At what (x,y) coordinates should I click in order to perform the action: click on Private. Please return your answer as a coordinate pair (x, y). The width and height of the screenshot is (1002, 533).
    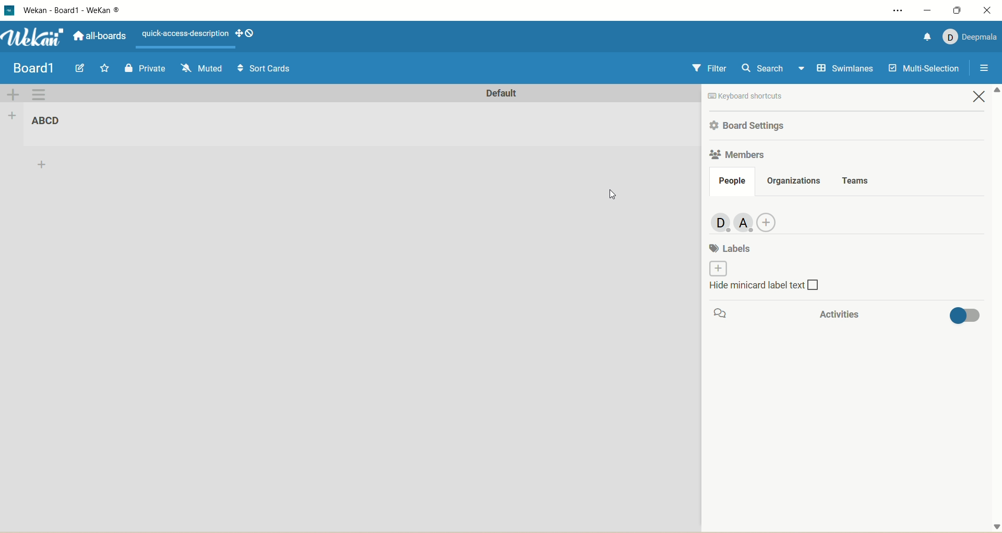
    Looking at the image, I should click on (146, 67).